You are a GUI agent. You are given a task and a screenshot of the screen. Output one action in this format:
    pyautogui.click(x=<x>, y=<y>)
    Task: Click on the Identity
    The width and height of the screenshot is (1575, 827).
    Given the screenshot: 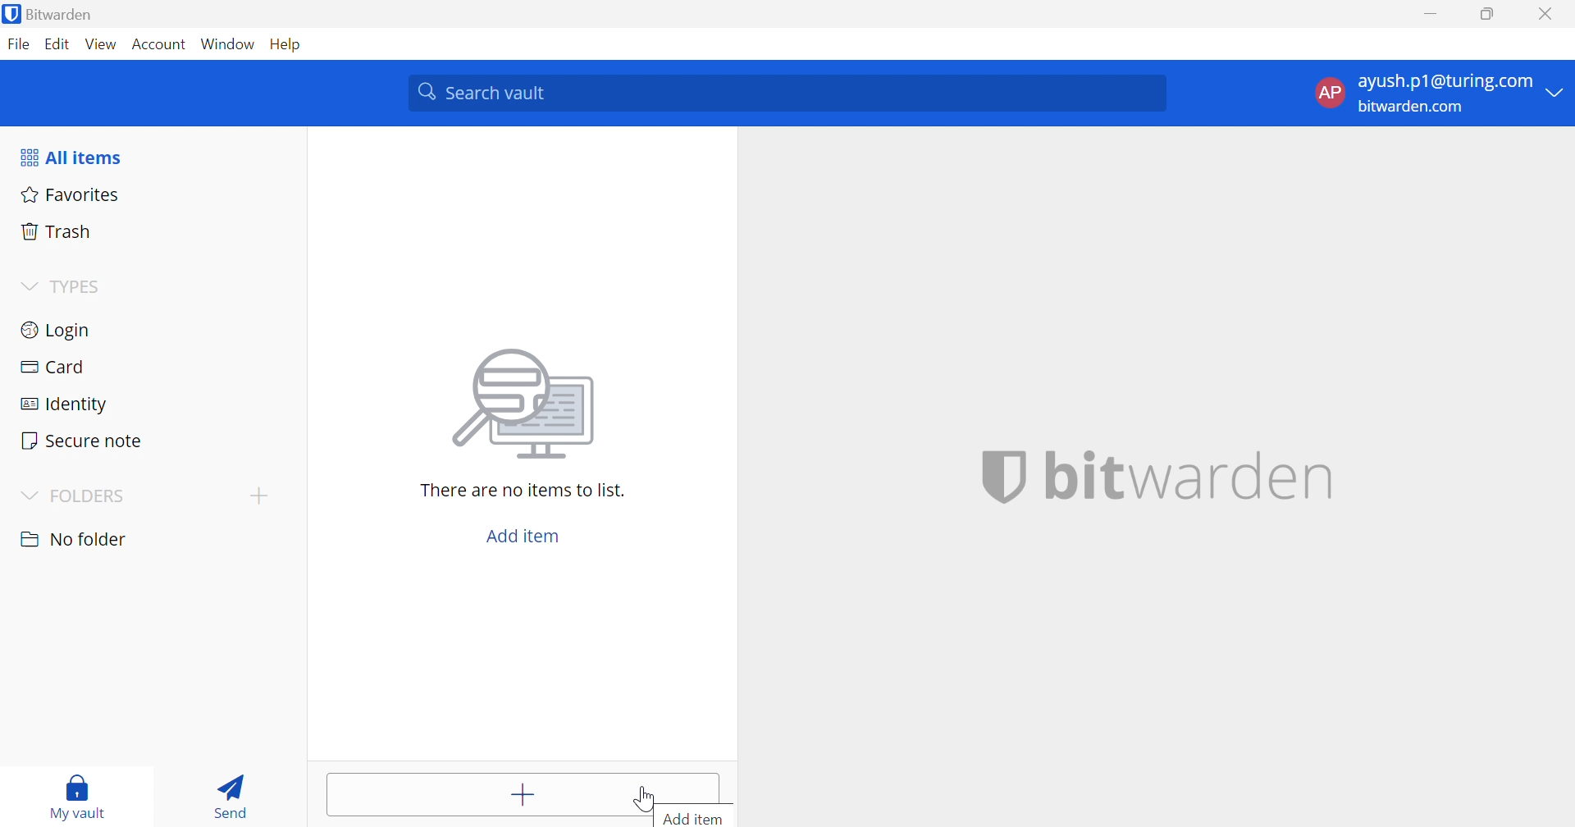 What is the action you would take?
    pyautogui.click(x=66, y=405)
    